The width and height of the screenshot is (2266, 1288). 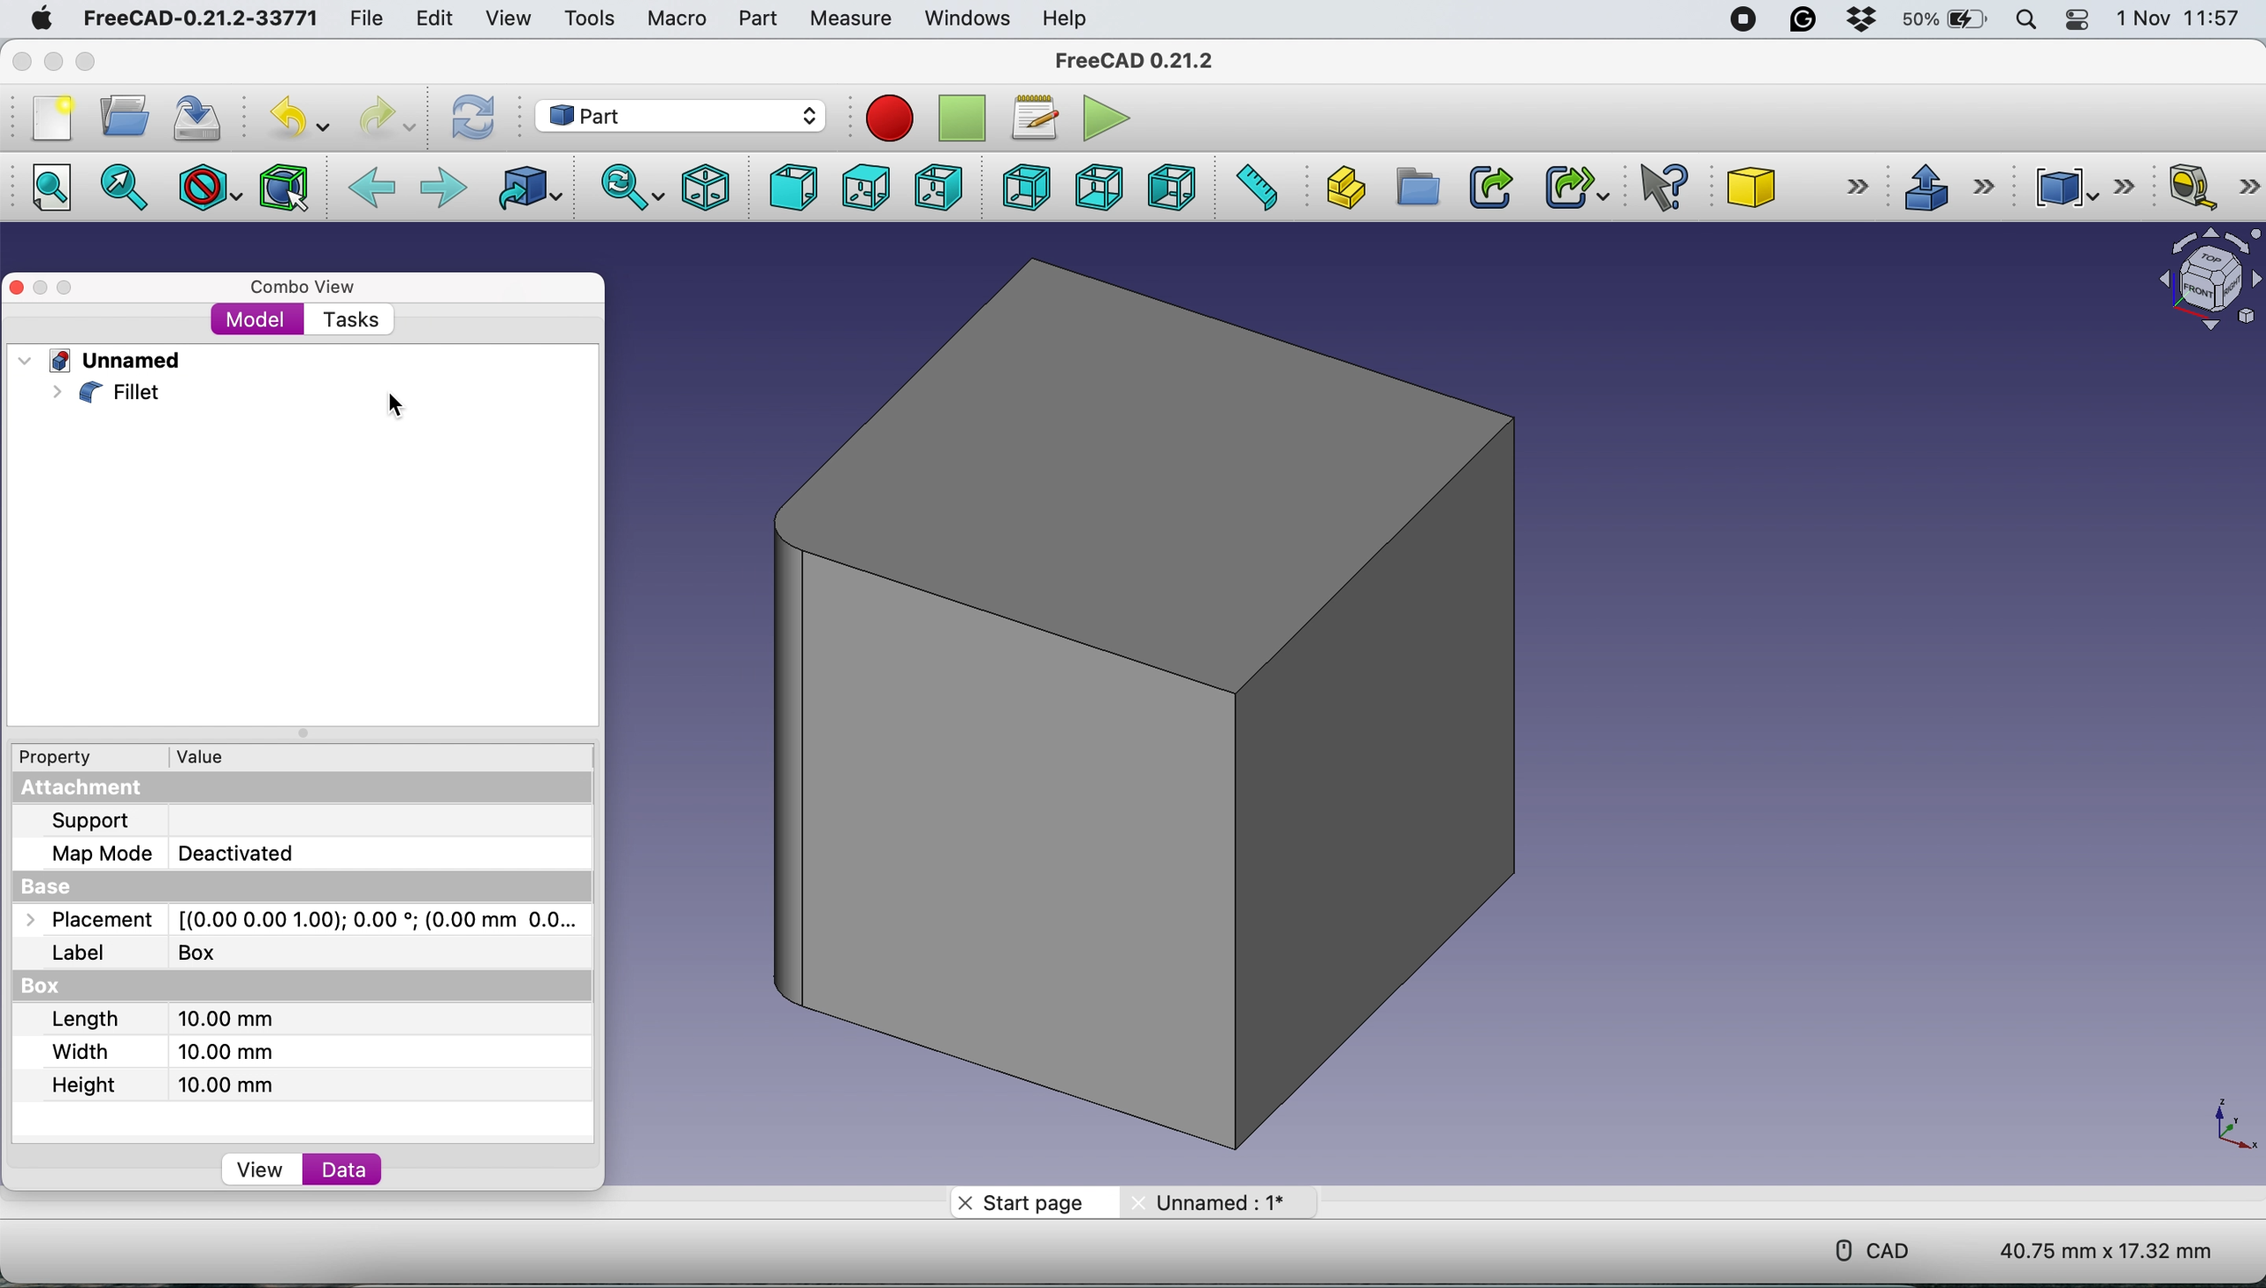 I want to click on backward, so click(x=371, y=190).